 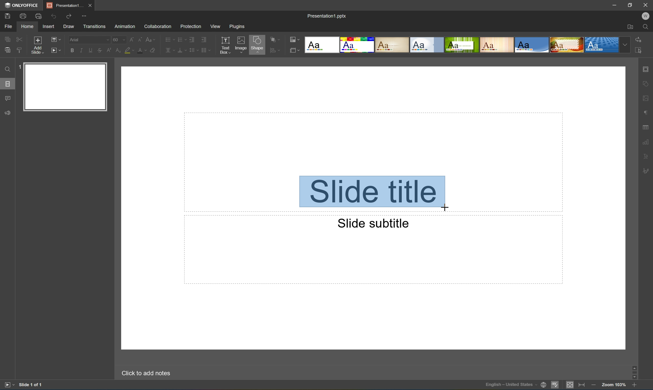 What do you see at coordinates (646, 126) in the screenshot?
I see `table settings` at bounding box center [646, 126].